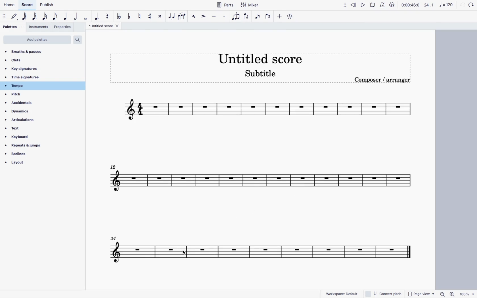 Image resolution: width=477 pixels, height=298 pixels. Describe the element at coordinates (46, 6) in the screenshot. I see `publish` at that location.